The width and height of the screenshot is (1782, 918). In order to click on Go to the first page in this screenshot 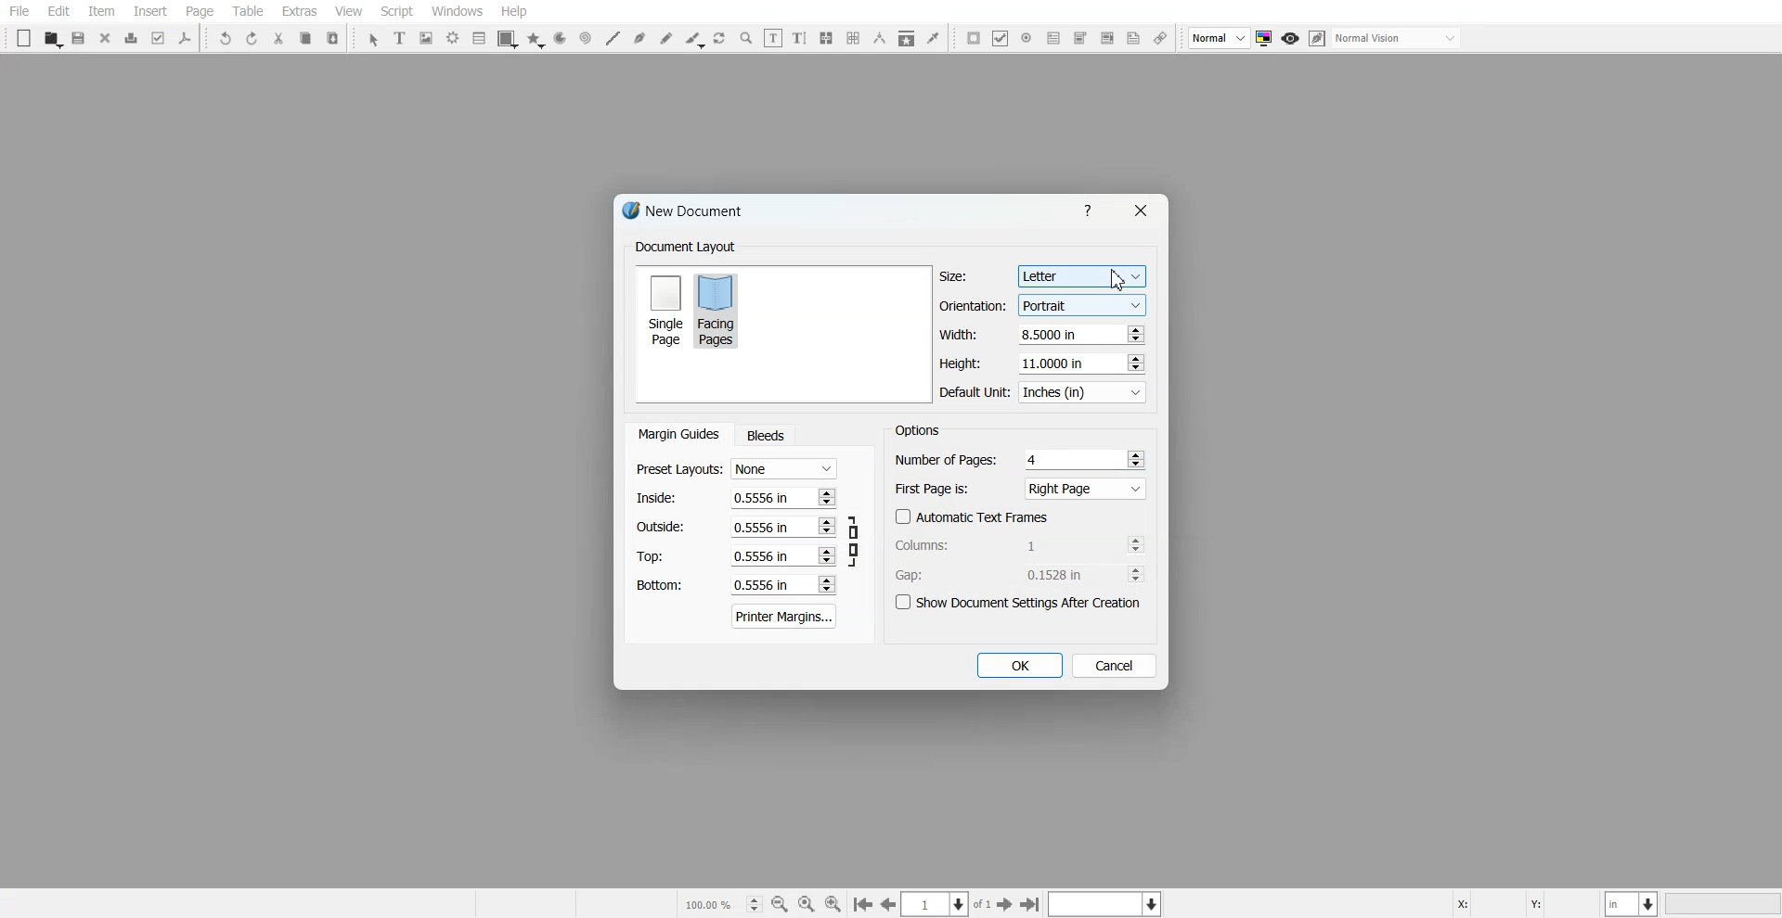, I will do `click(1032, 904)`.